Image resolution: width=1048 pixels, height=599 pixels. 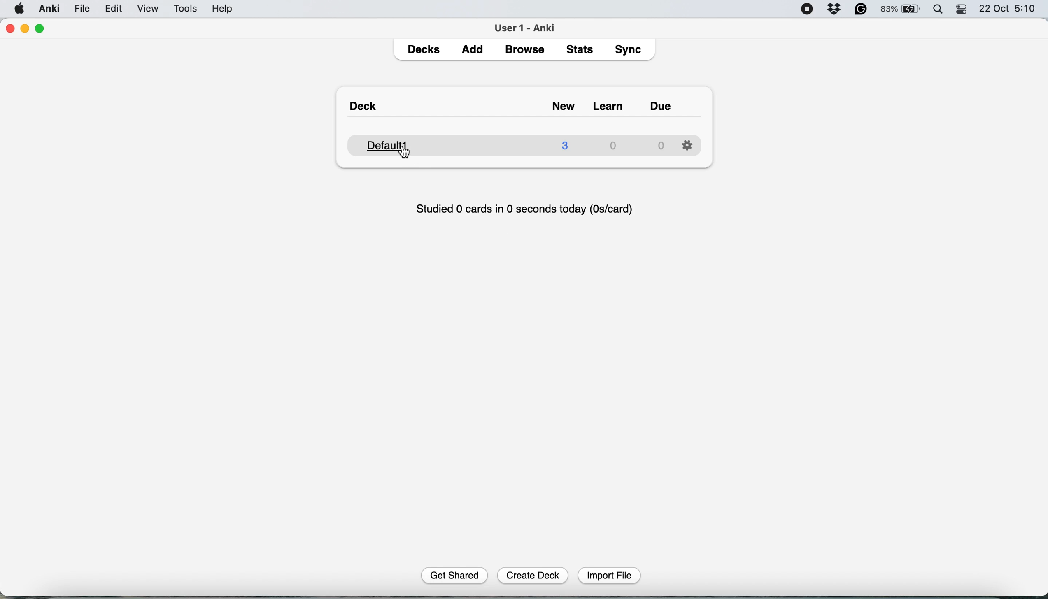 I want to click on edit, so click(x=117, y=9).